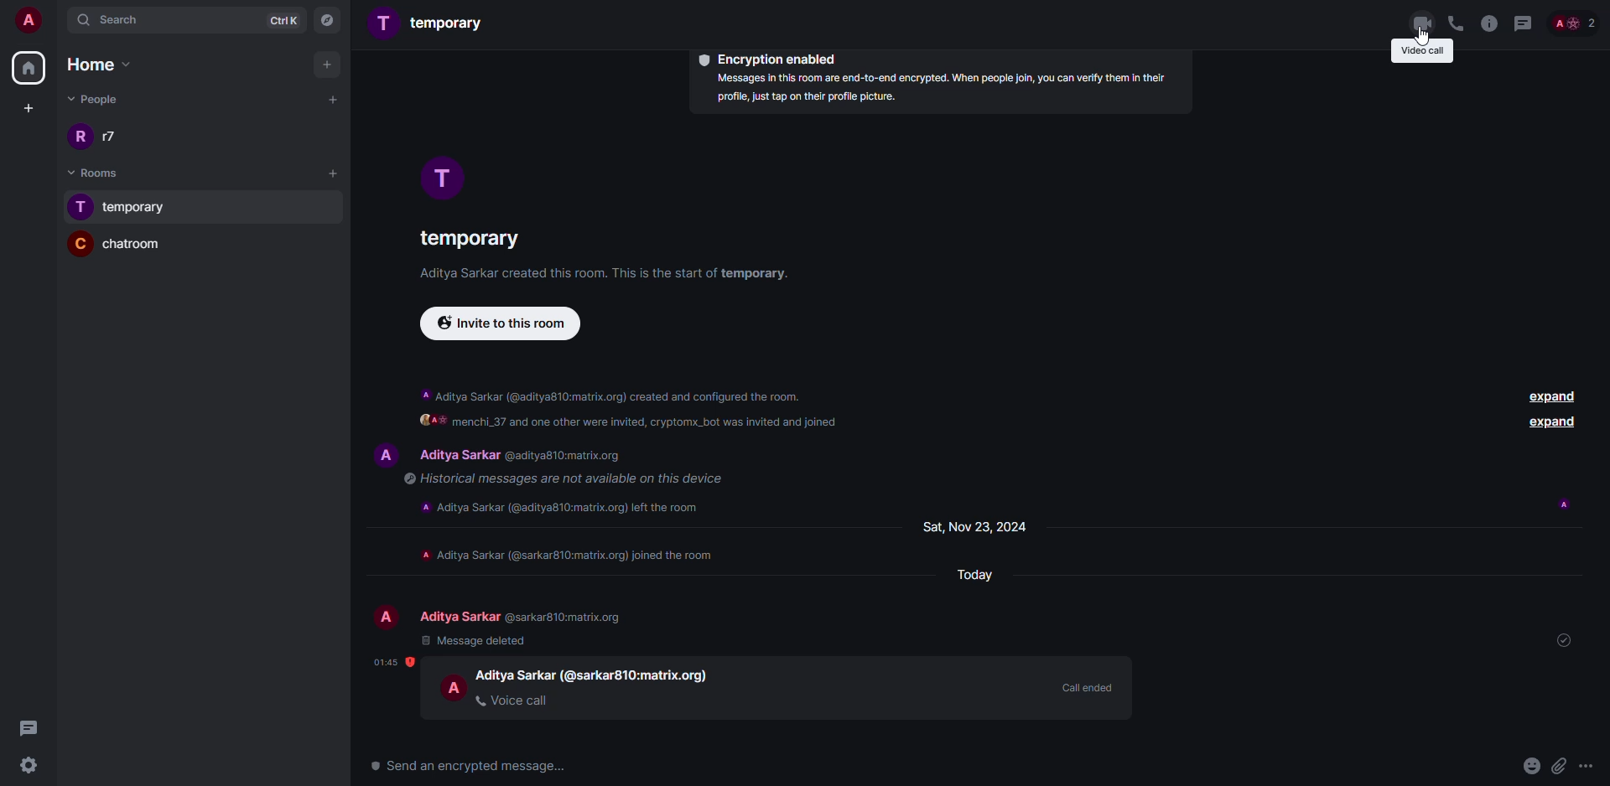 Image resolution: width=1610 pixels, height=786 pixels. Describe the element at coordinates (451, 22) in the screenshot. I see `room` at that location.